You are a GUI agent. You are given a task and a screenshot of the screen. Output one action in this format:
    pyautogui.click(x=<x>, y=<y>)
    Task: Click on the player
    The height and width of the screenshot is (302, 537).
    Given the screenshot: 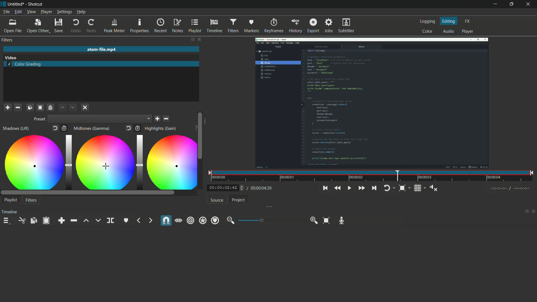 What is the action you would take?
    pyautogui.click(x=468, y=32)
    